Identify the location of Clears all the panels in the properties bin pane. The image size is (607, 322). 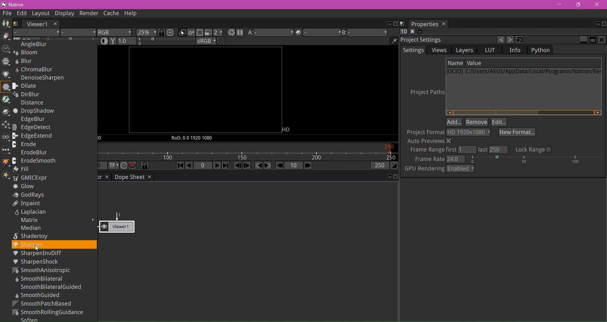
(412, 32).